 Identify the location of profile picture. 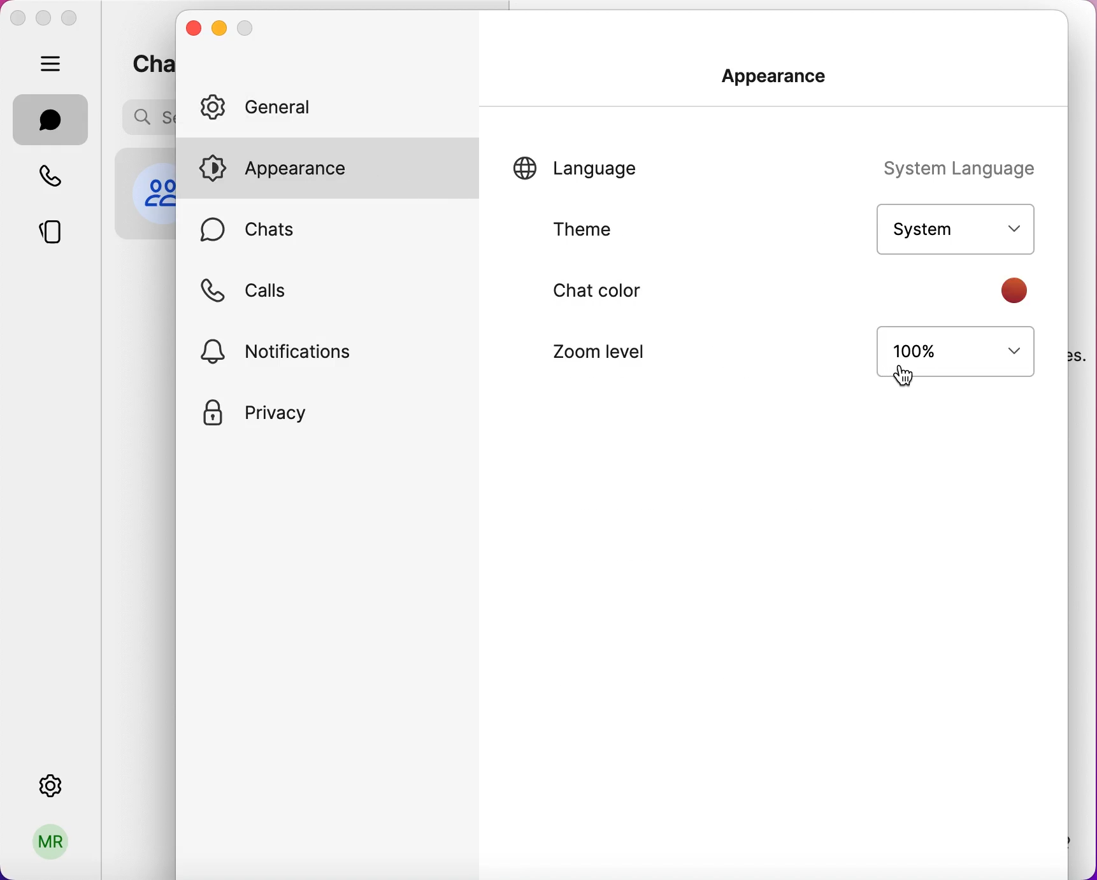
(152, 194).